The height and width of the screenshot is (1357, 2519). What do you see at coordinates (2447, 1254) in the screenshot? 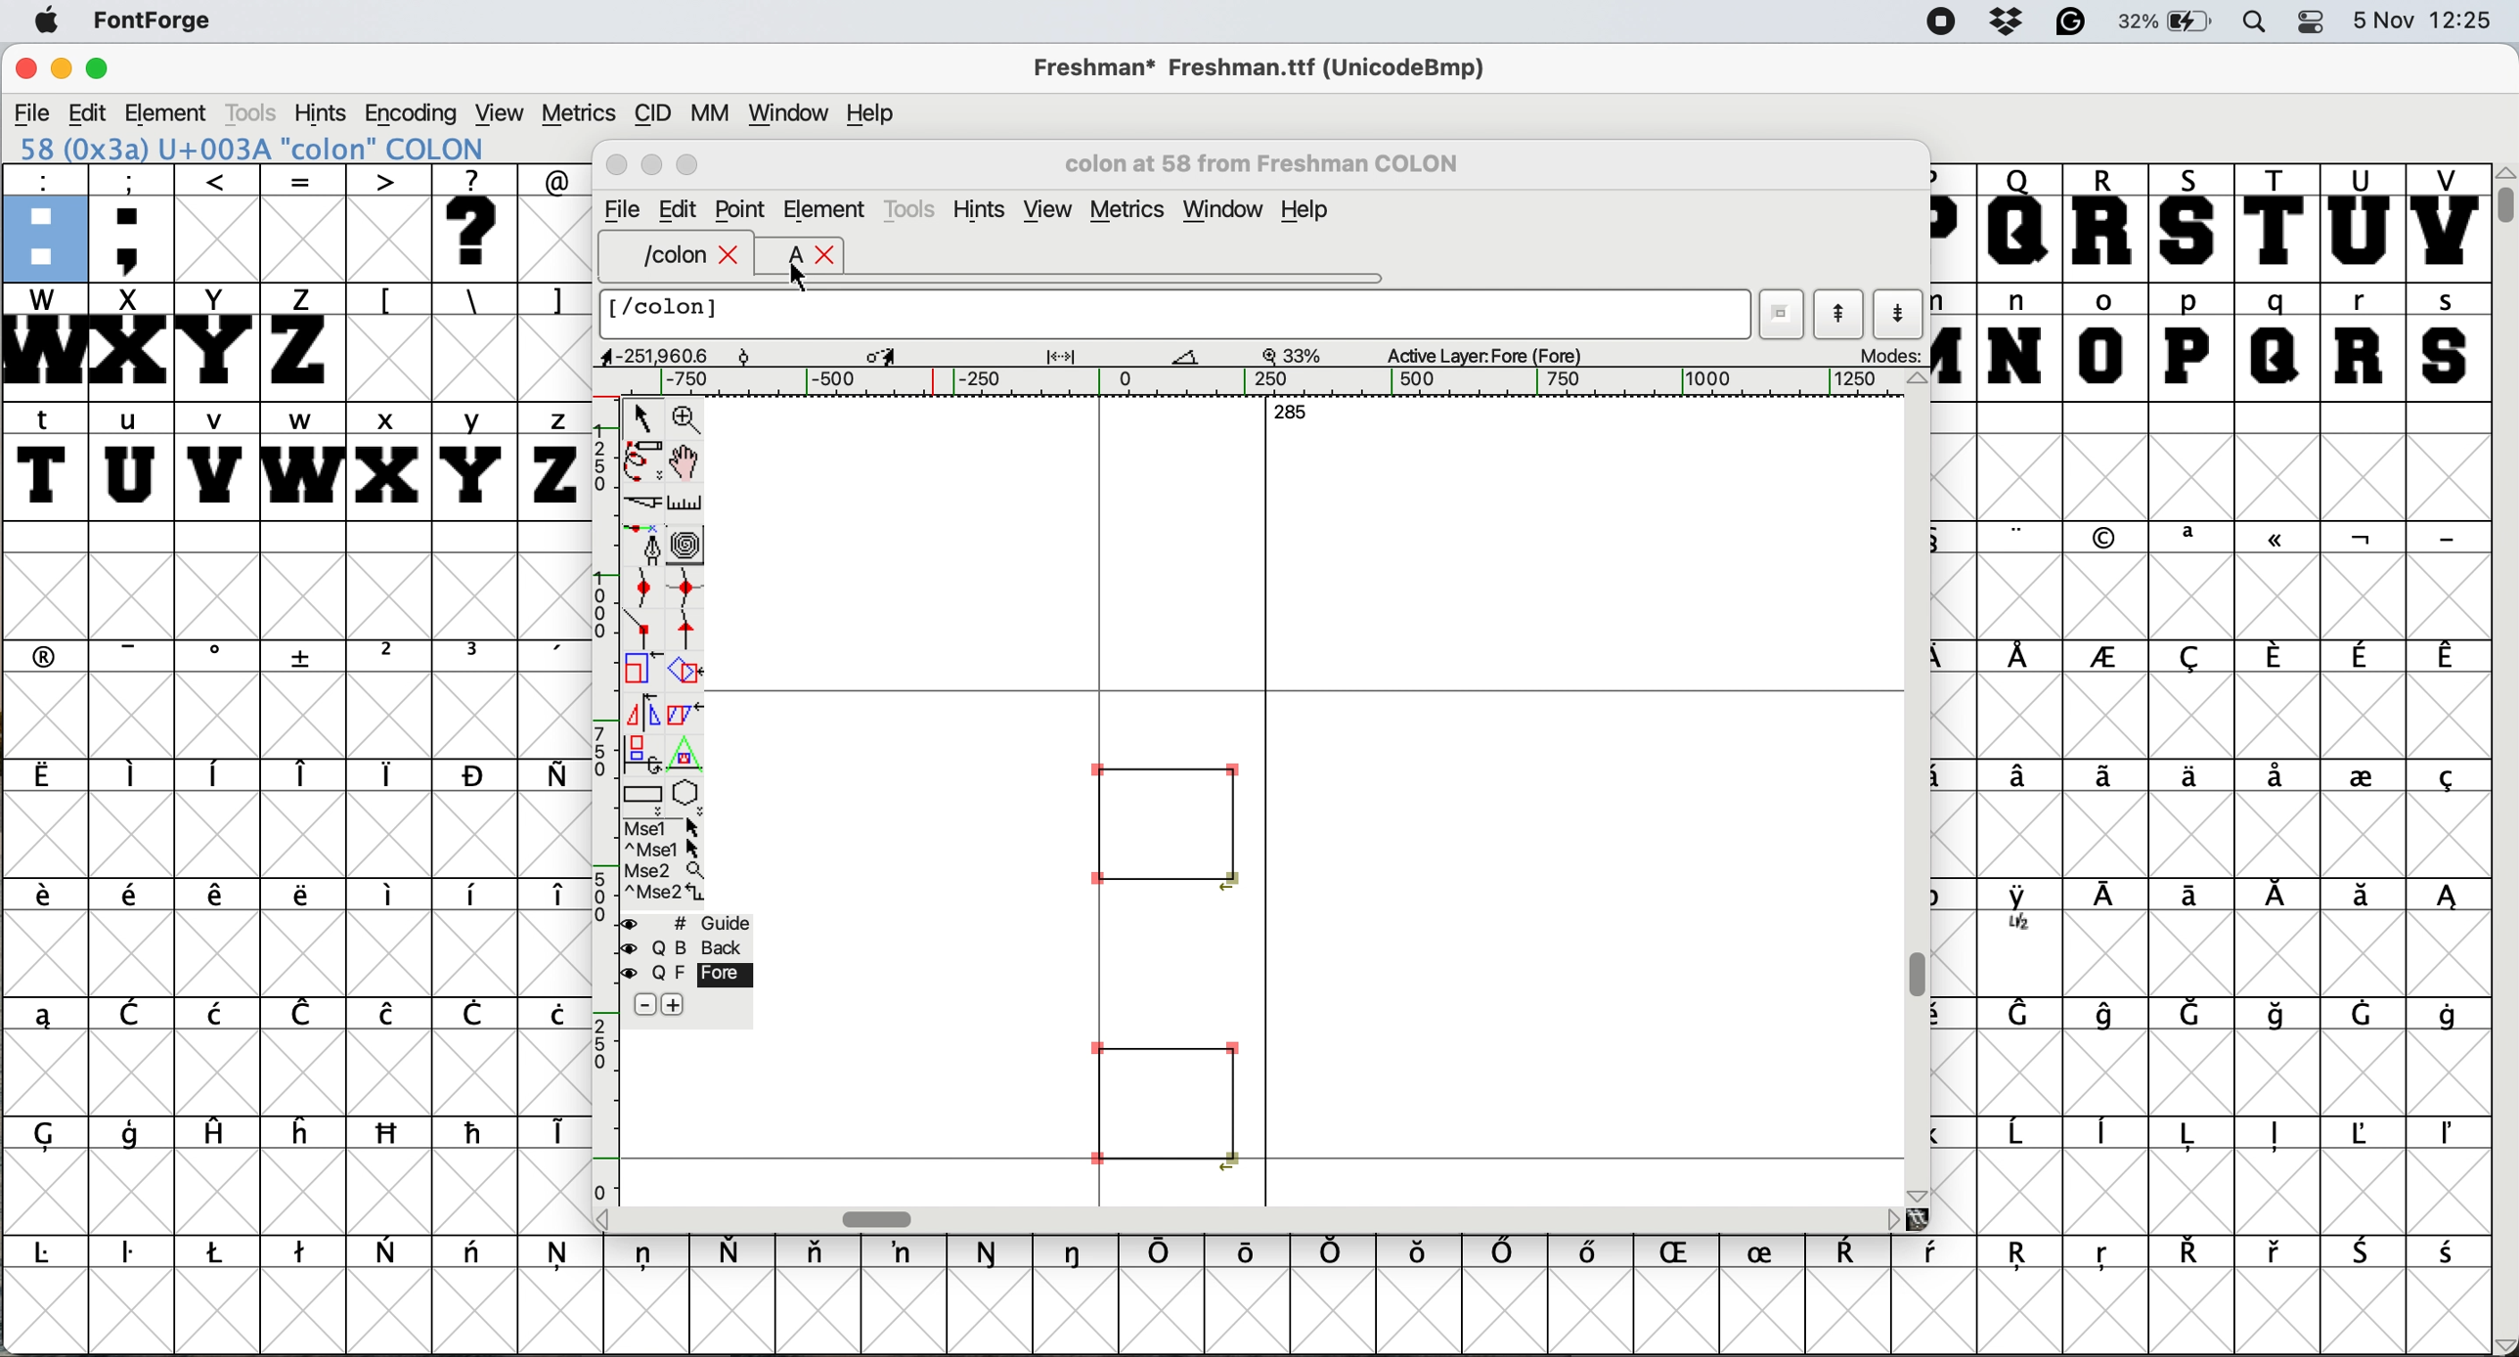
I see `symbol` at bounding box center [2447, 1254].